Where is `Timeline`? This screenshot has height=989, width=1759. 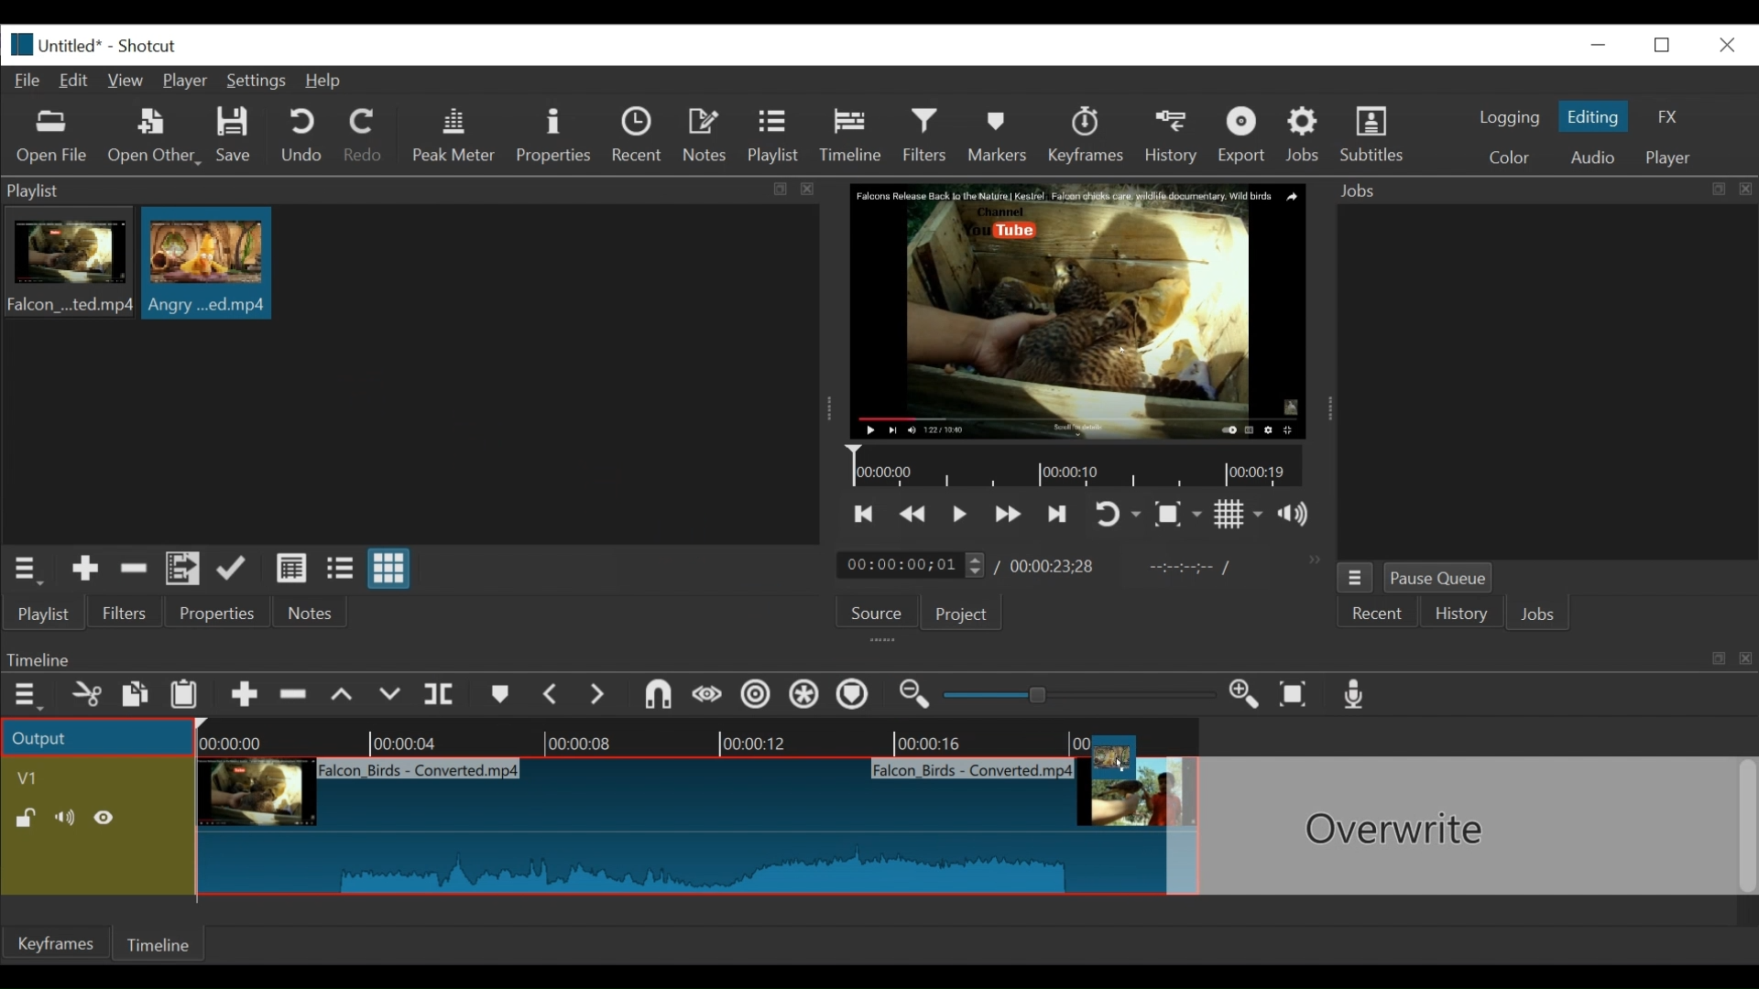
Timeline is located at coordinates (1080, 467).